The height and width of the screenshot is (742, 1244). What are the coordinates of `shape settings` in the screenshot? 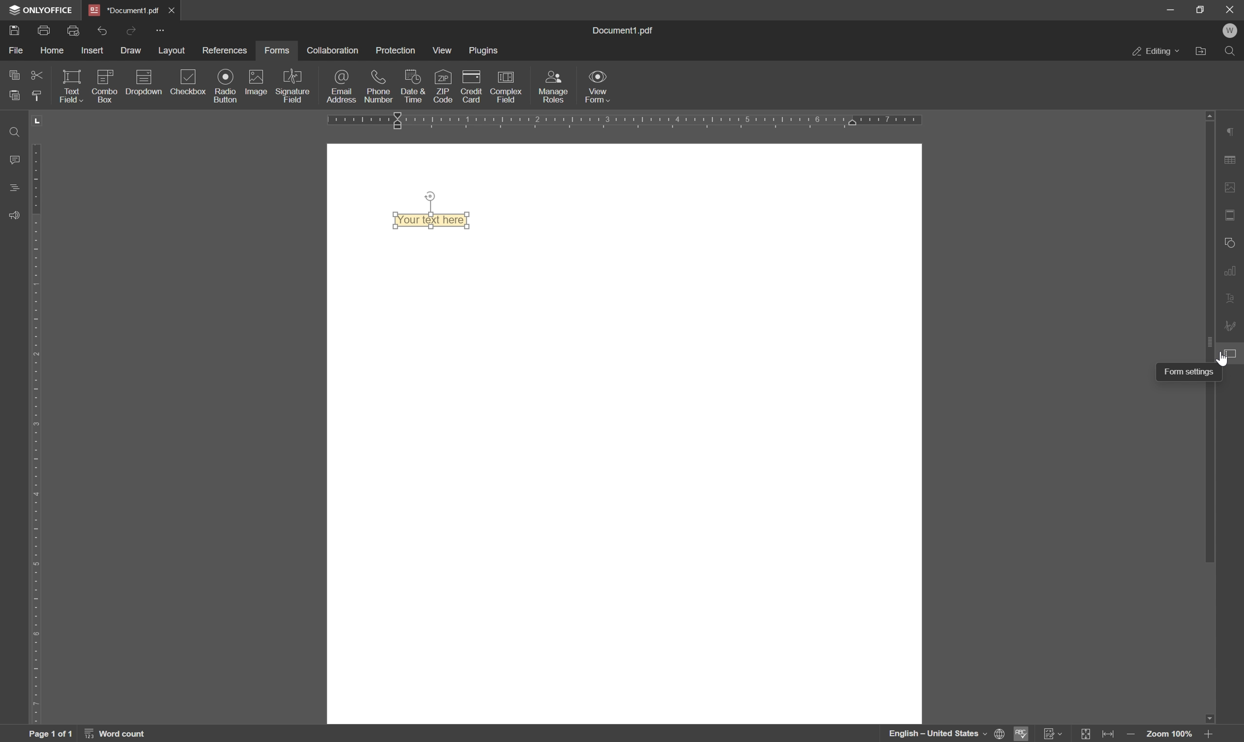 It's located at (1231, 242).